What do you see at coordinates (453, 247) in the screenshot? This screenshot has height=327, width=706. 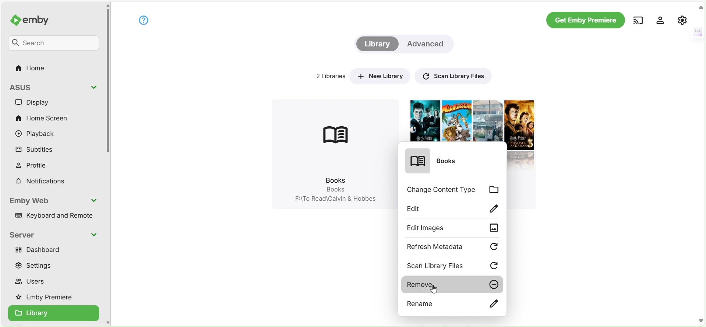 I see `Refresh Metadata` at bounding box center [453, 247].